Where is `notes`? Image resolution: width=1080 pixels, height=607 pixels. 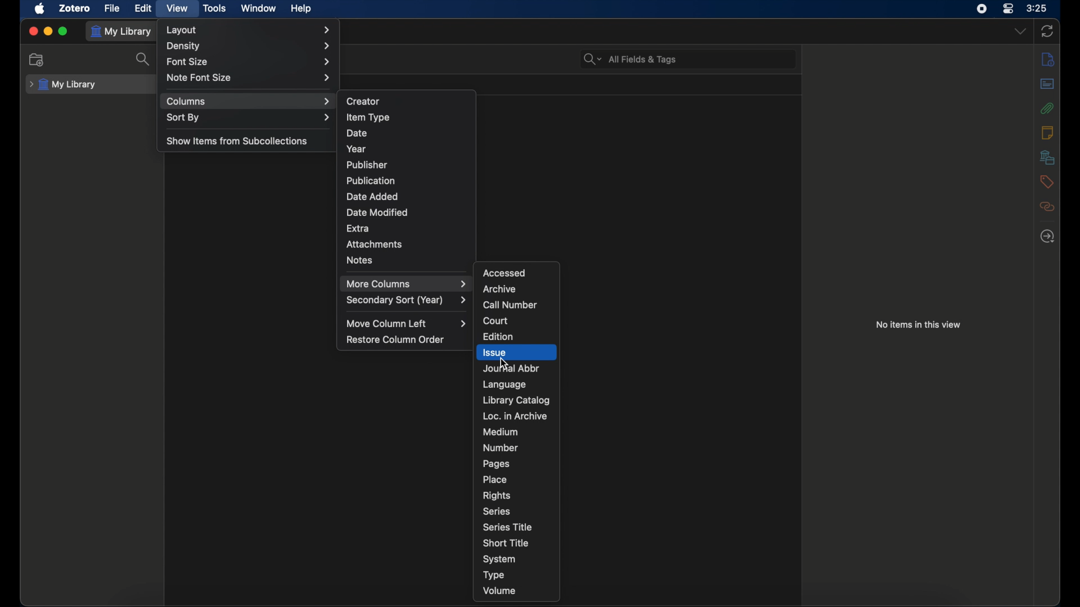
notes is located at coordinates (359, 260).